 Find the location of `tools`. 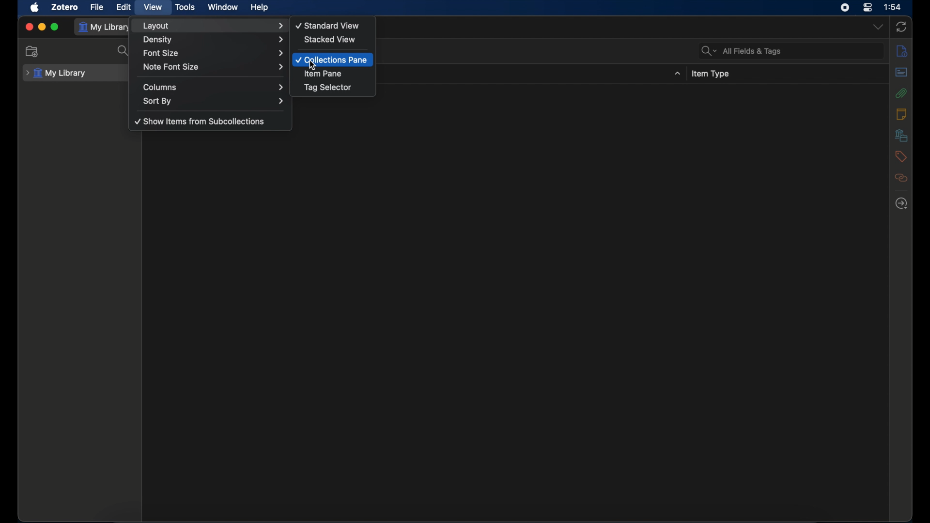

tools is located at coordinates (186, 7).